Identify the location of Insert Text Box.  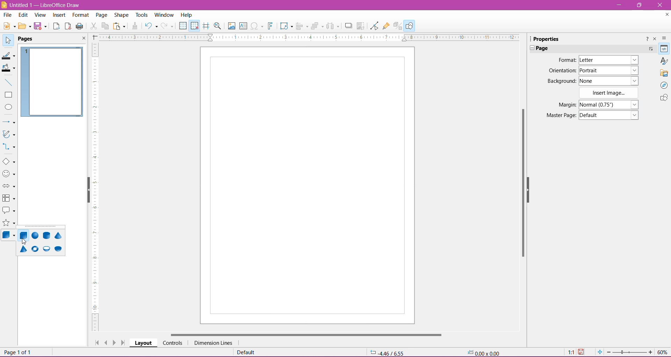
(243, 25).